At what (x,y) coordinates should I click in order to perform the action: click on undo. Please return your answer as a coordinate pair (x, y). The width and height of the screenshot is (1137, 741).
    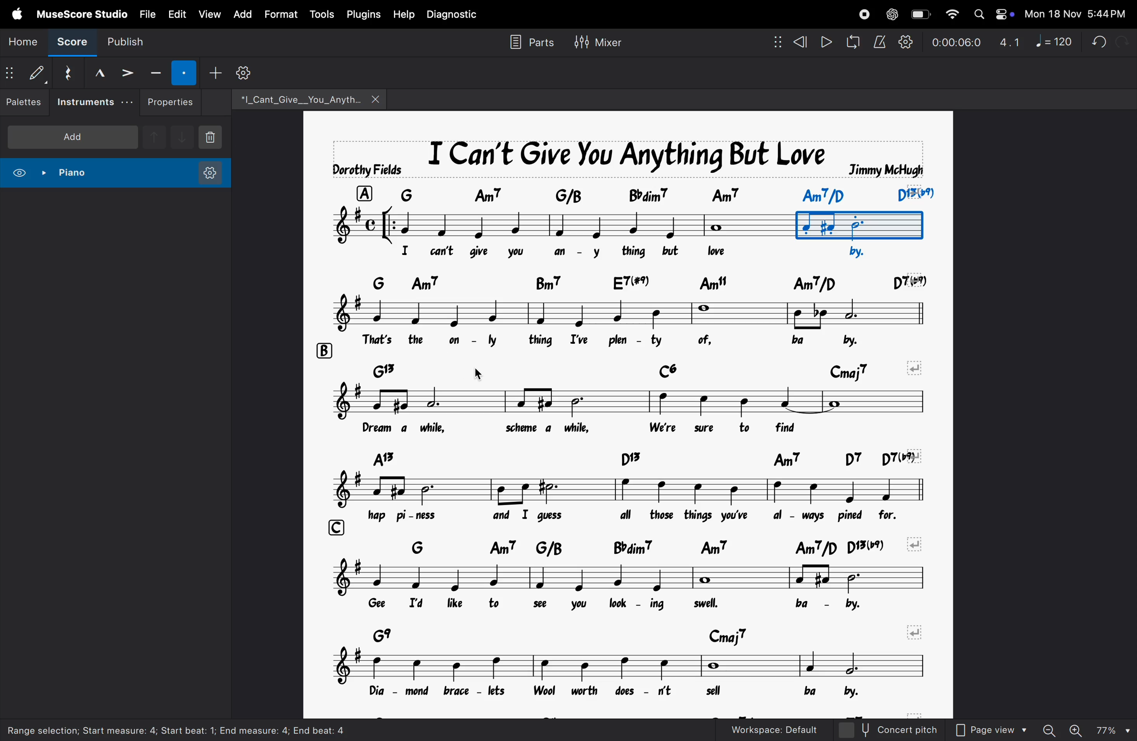
    Looking at the image, I should click on (1095, 40).